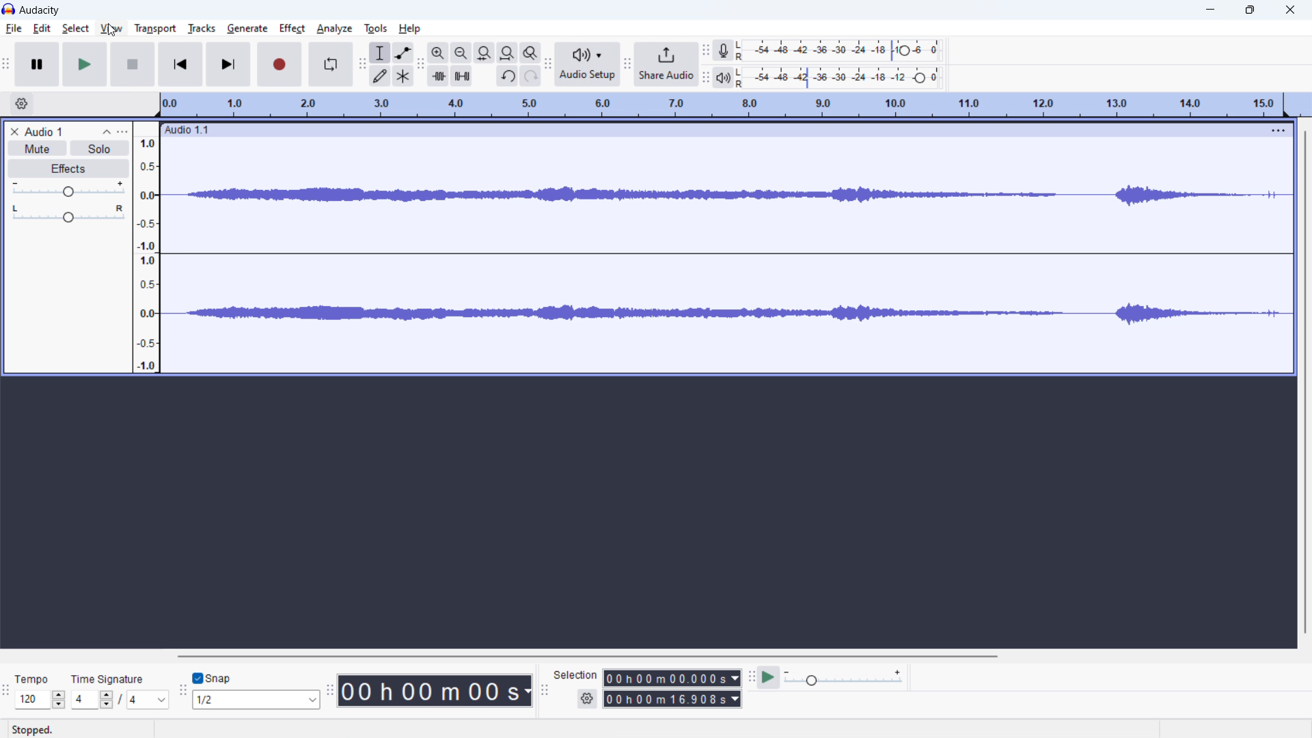 The height and width of the screenshot is (738, 1312). I want to click on redo, so click(531, 76).